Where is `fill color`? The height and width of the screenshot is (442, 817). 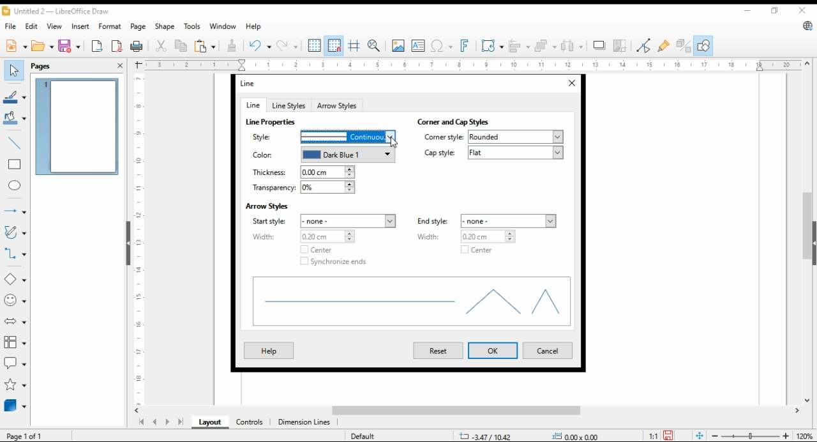
fill color is located at coordinates (15, 117).